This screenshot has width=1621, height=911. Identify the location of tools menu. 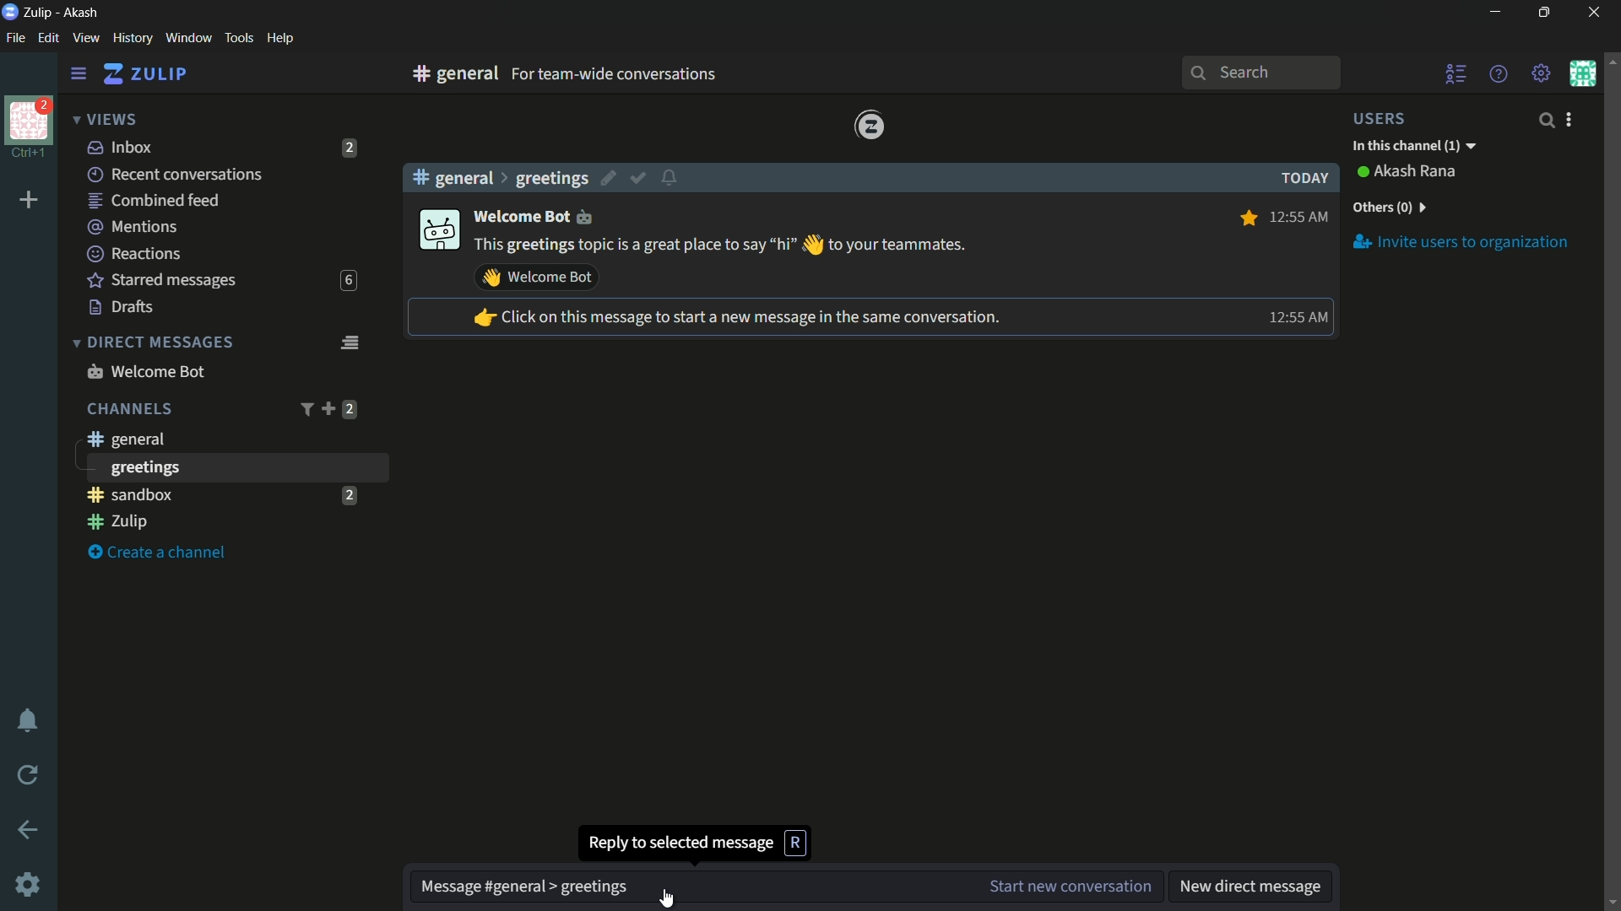
(238, 38).